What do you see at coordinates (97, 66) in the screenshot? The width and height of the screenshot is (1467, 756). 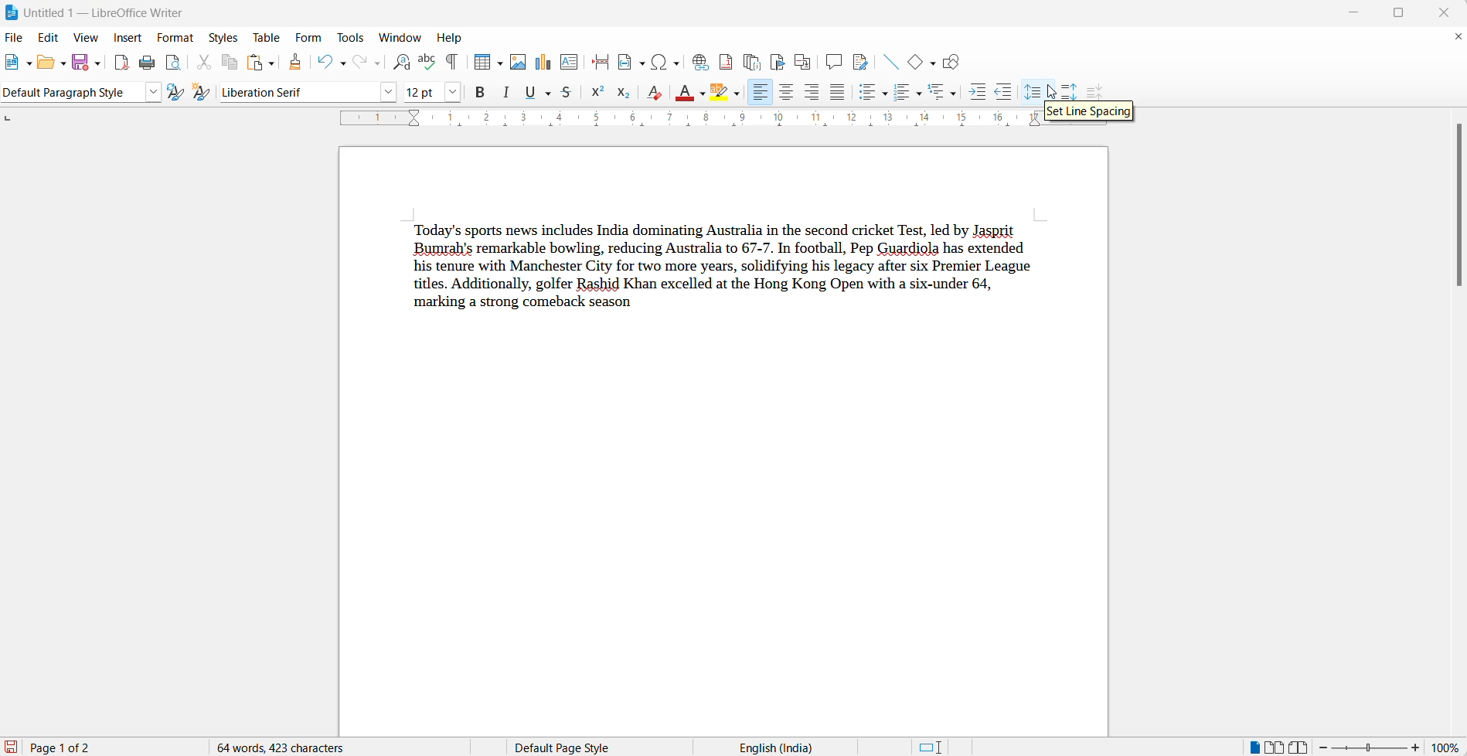 I see `save options` at bounding box center [97, 66].